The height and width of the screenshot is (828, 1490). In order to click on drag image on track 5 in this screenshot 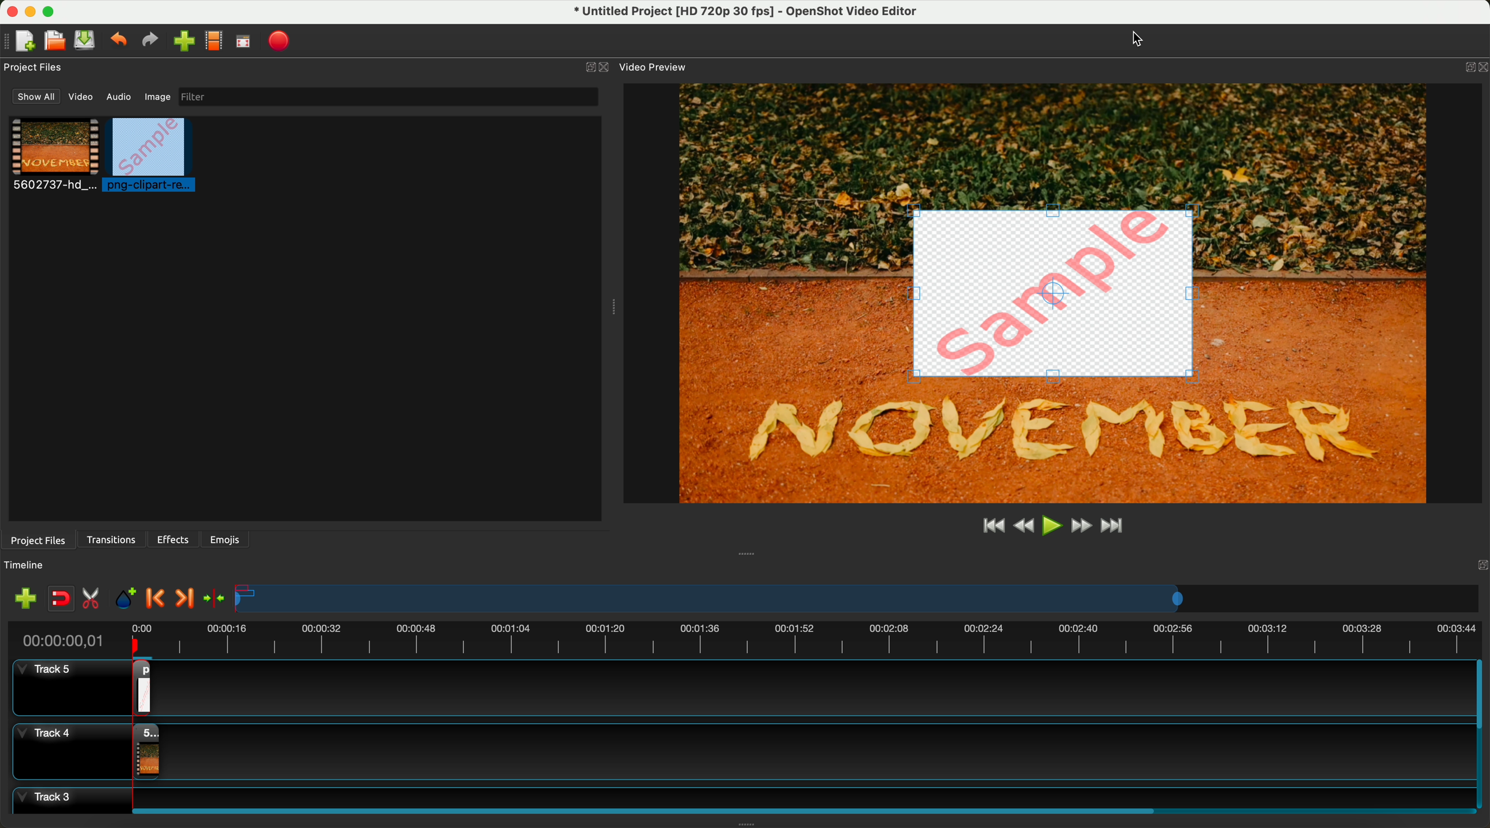, I will do `click(145, 686)`.